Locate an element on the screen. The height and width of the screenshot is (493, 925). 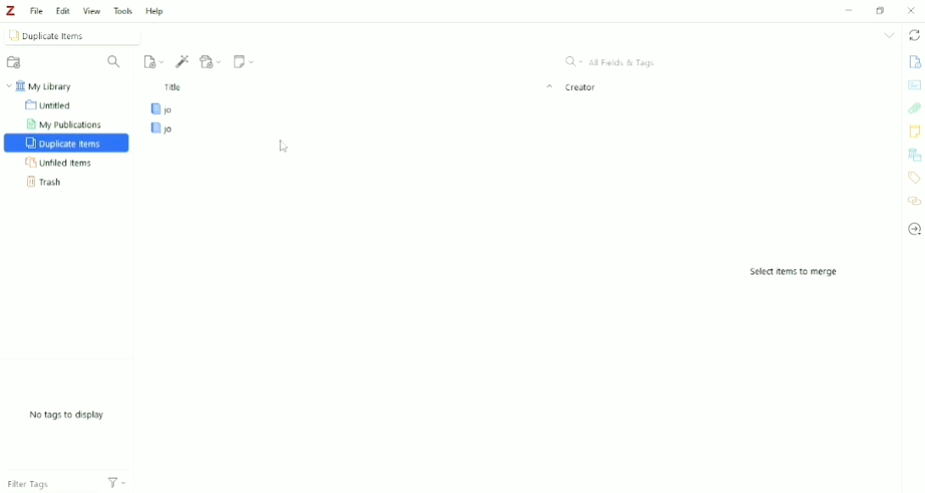
Minimize is located at coordinates (848, 10).